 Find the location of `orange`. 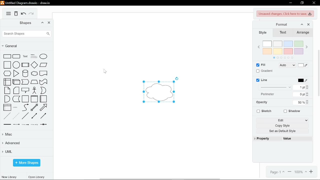

orange is located at coordinates (267, 51).